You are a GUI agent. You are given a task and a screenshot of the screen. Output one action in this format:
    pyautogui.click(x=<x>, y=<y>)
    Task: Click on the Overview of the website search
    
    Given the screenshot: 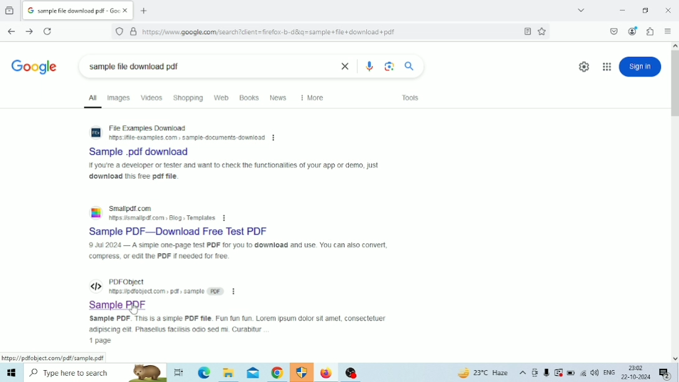 What is the action you would take?
    pyautogui.click(x=239, y=251)
    